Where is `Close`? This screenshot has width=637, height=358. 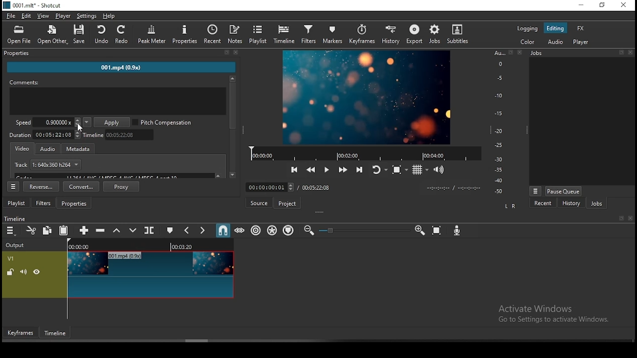 Close is located at coordinates (521, 52).